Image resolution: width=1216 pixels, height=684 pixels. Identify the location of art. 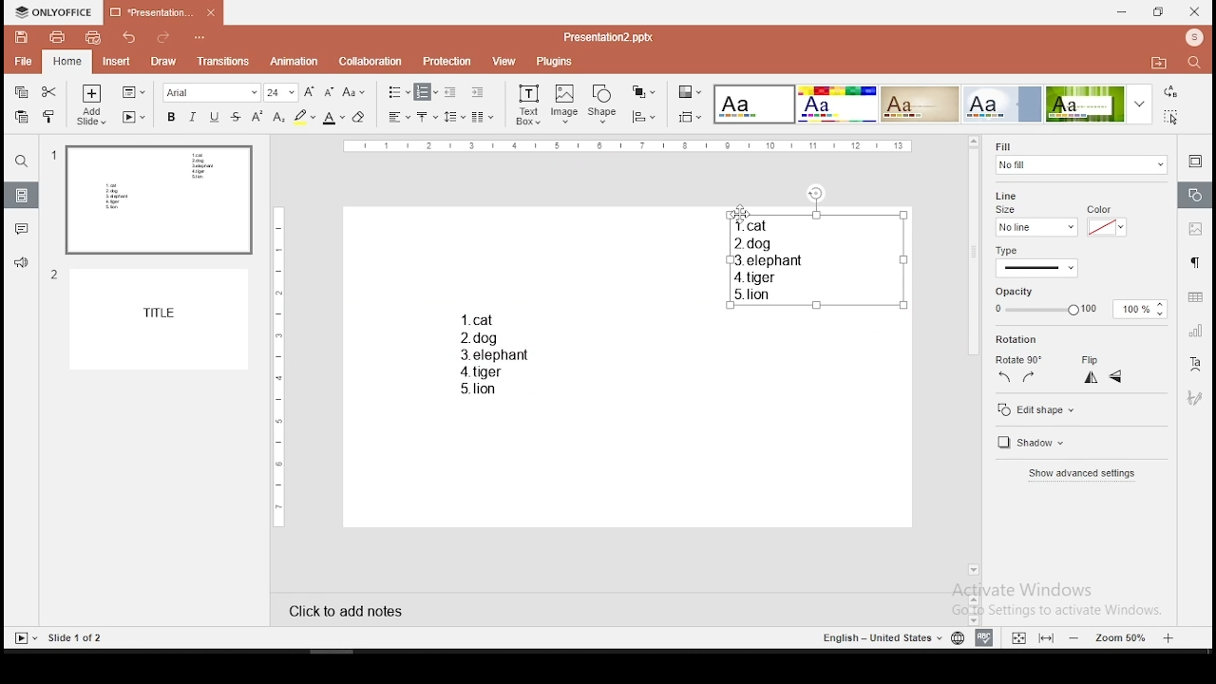
(1195, 402).